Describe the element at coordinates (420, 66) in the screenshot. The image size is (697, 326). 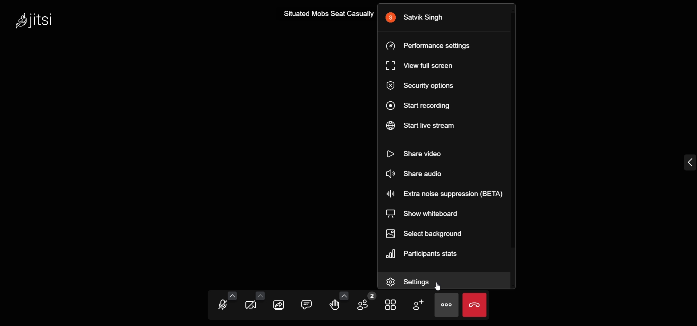
I see `view full screen` at that location.